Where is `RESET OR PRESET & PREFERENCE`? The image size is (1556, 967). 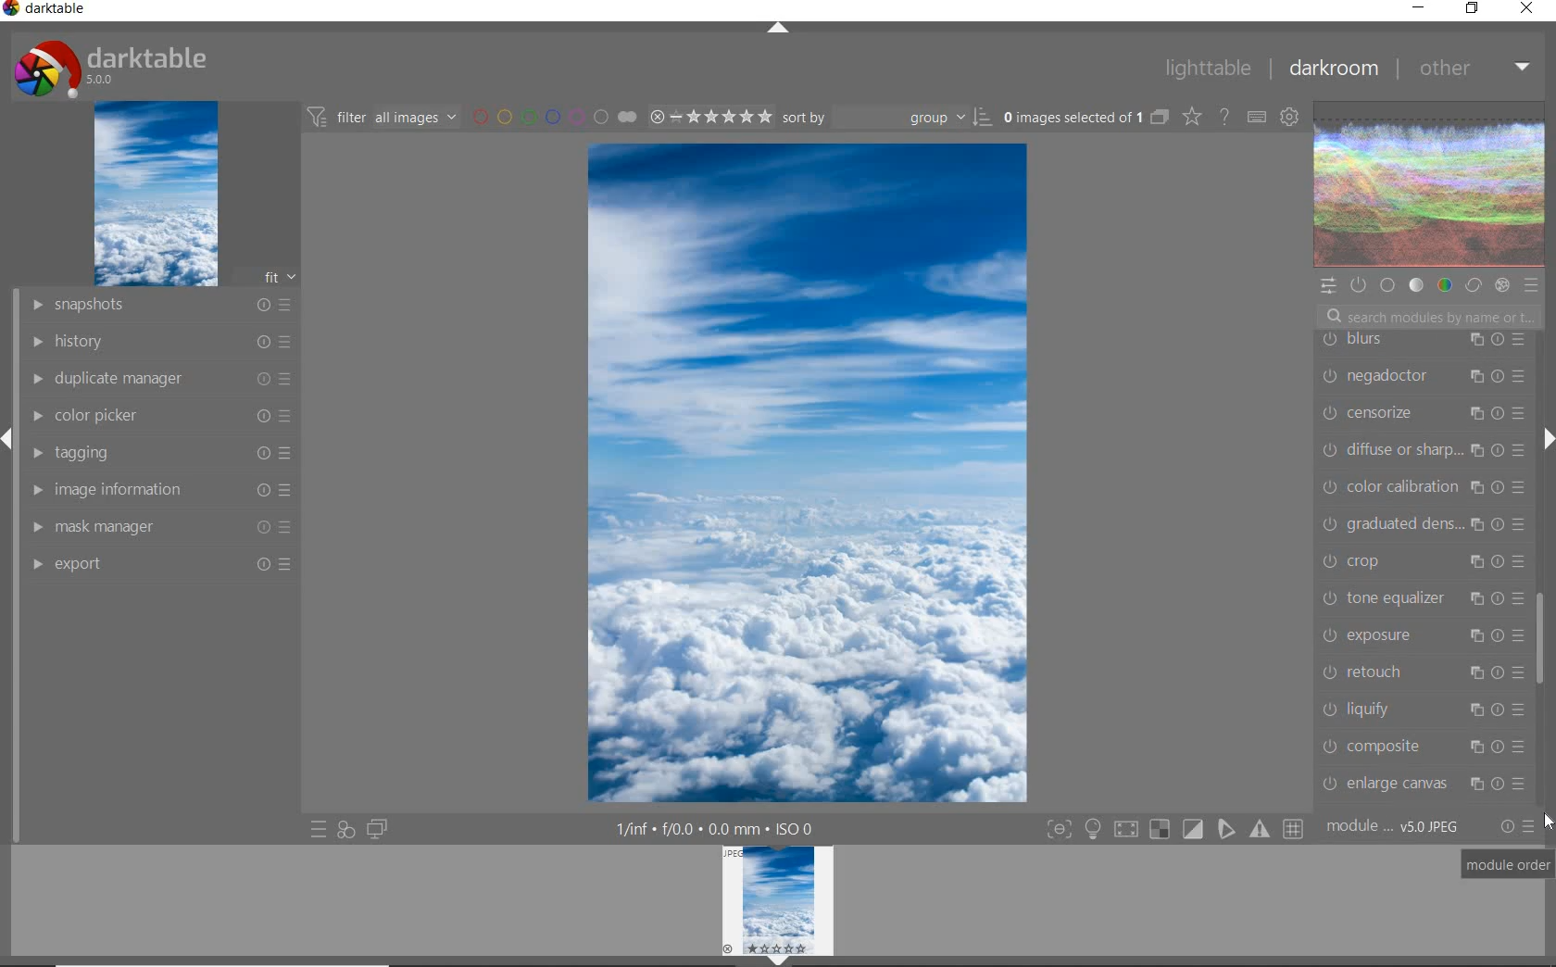
RESET OR PRESET & PREFERENCE is located at coordinates (1516, 825).